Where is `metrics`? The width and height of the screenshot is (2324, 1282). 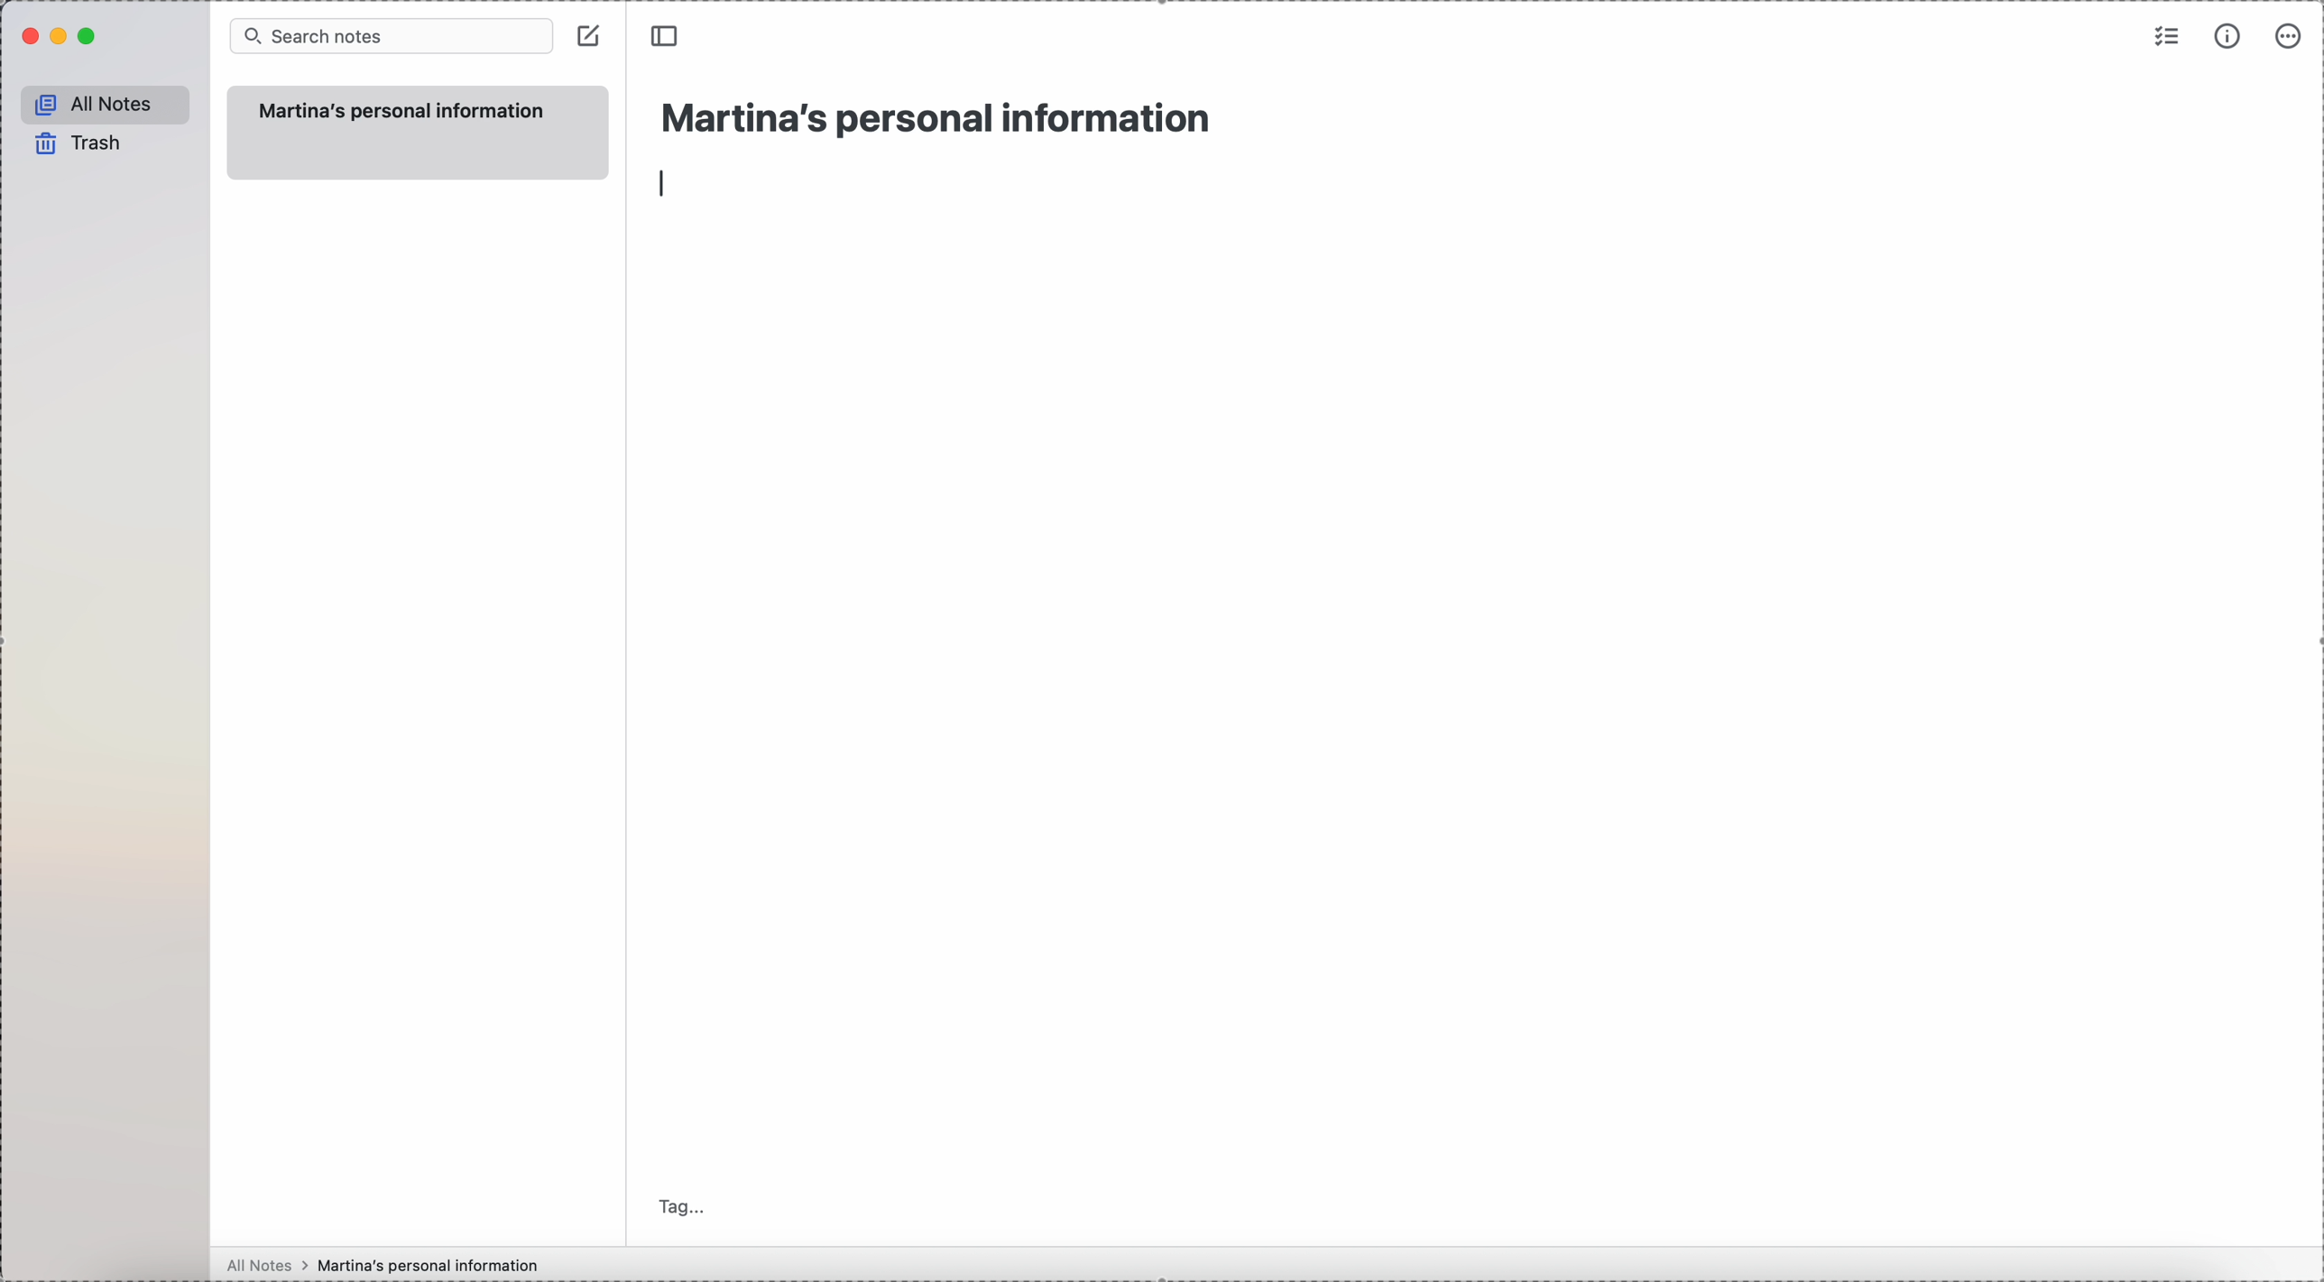 metrics is located at coordinates (2230, 37).